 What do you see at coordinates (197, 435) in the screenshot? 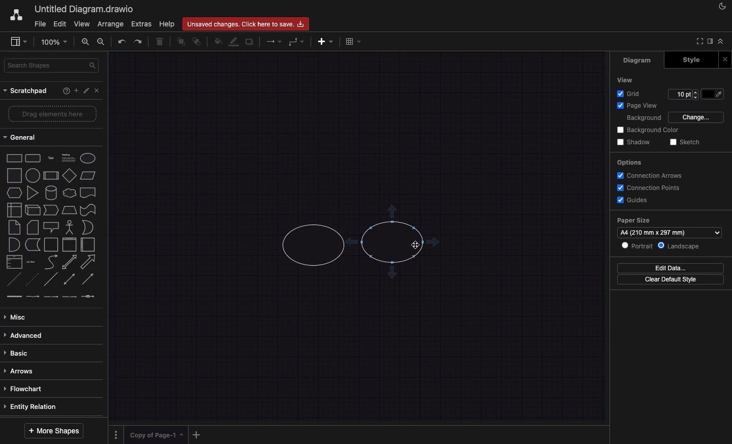
I see `add new page` at bounding box center [197, 435].